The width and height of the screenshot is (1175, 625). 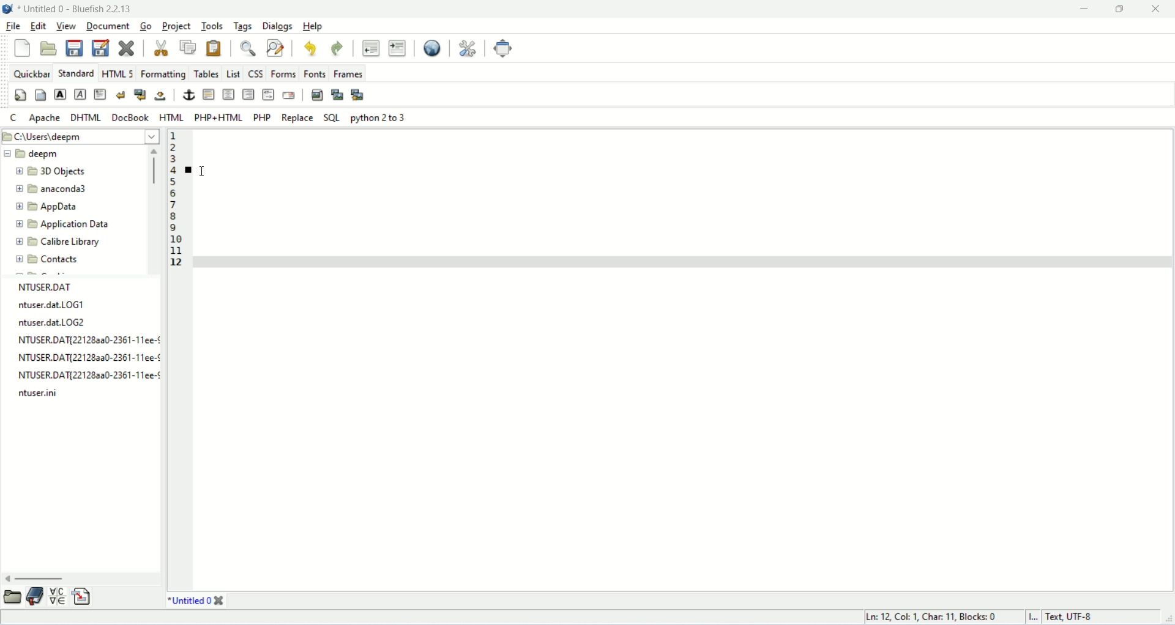 What do you see at coordinates (284, 72) in the screenshot?
I see `forms` at bounding box center [284, 72].